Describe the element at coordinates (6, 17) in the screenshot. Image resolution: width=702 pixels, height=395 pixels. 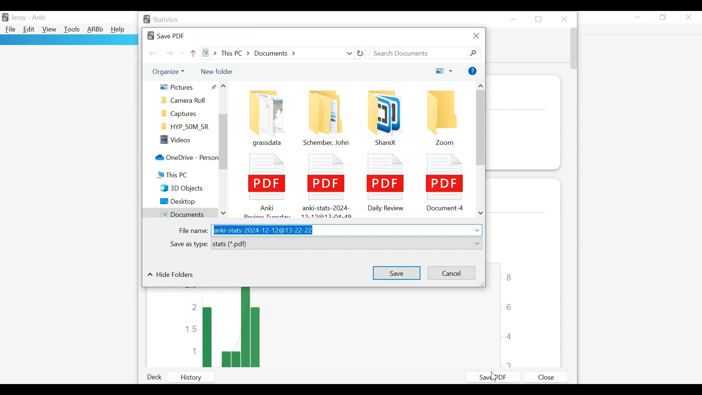
I see `Anki Desktop Icon` at that location.